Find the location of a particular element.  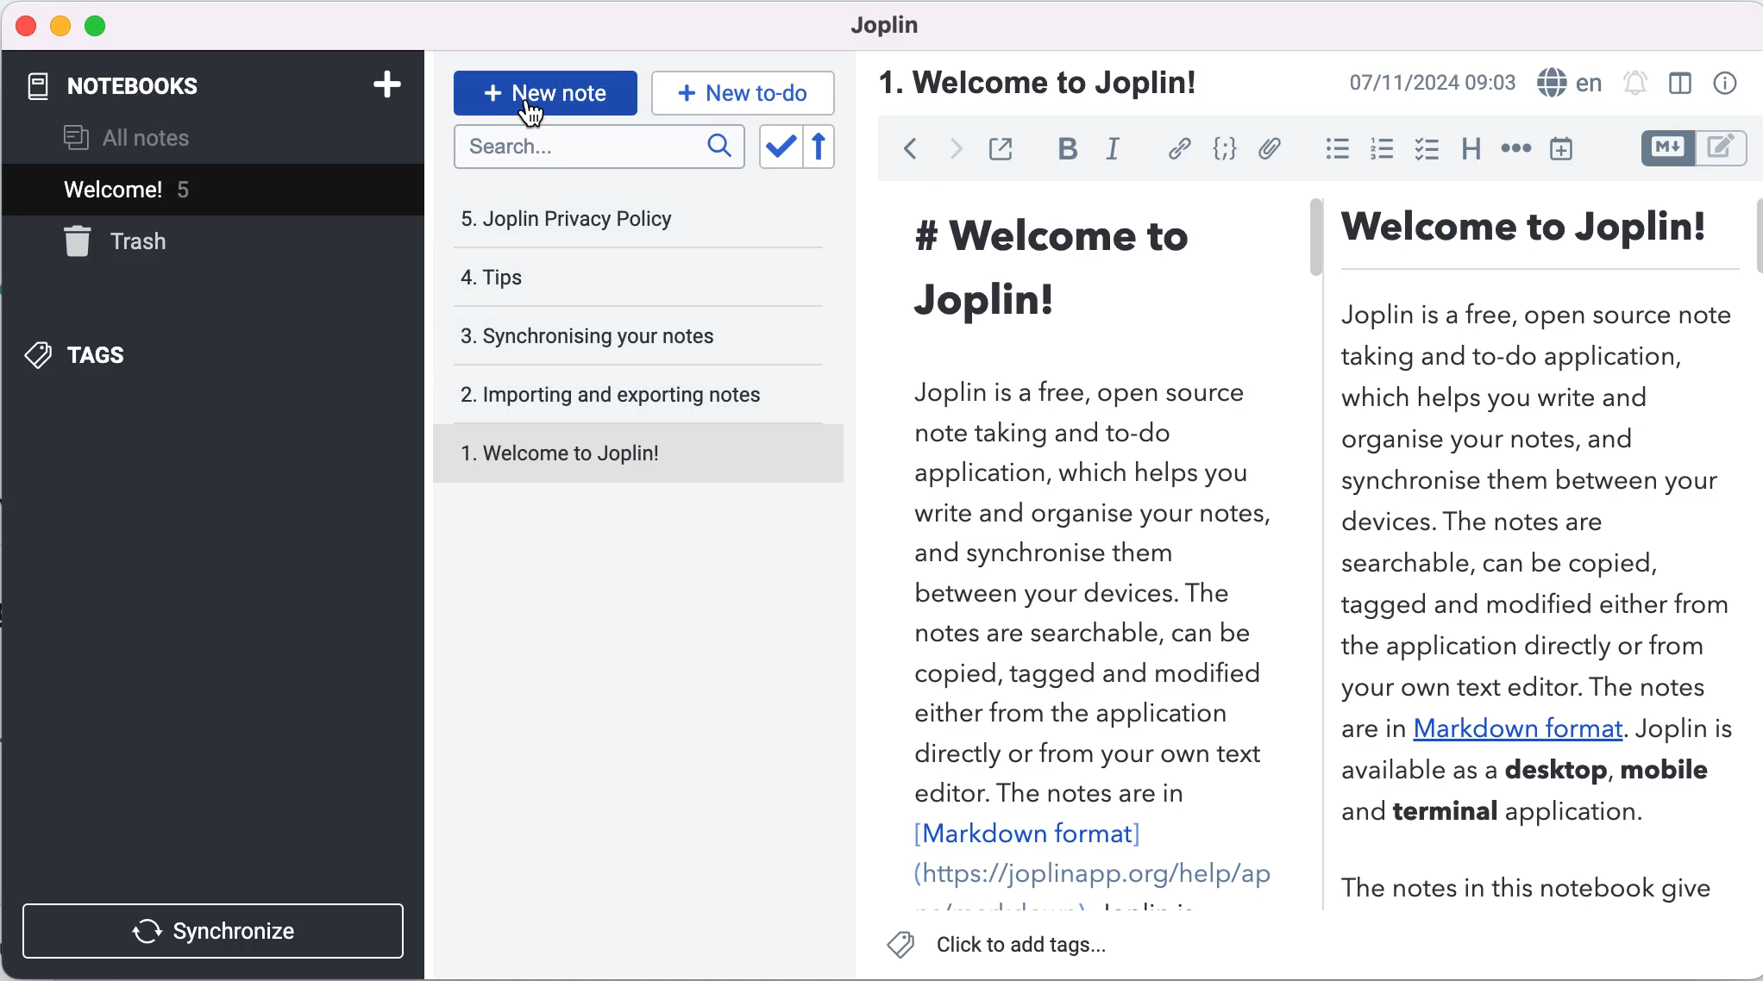

synchronising your notes is located at coordinates (635, 338).